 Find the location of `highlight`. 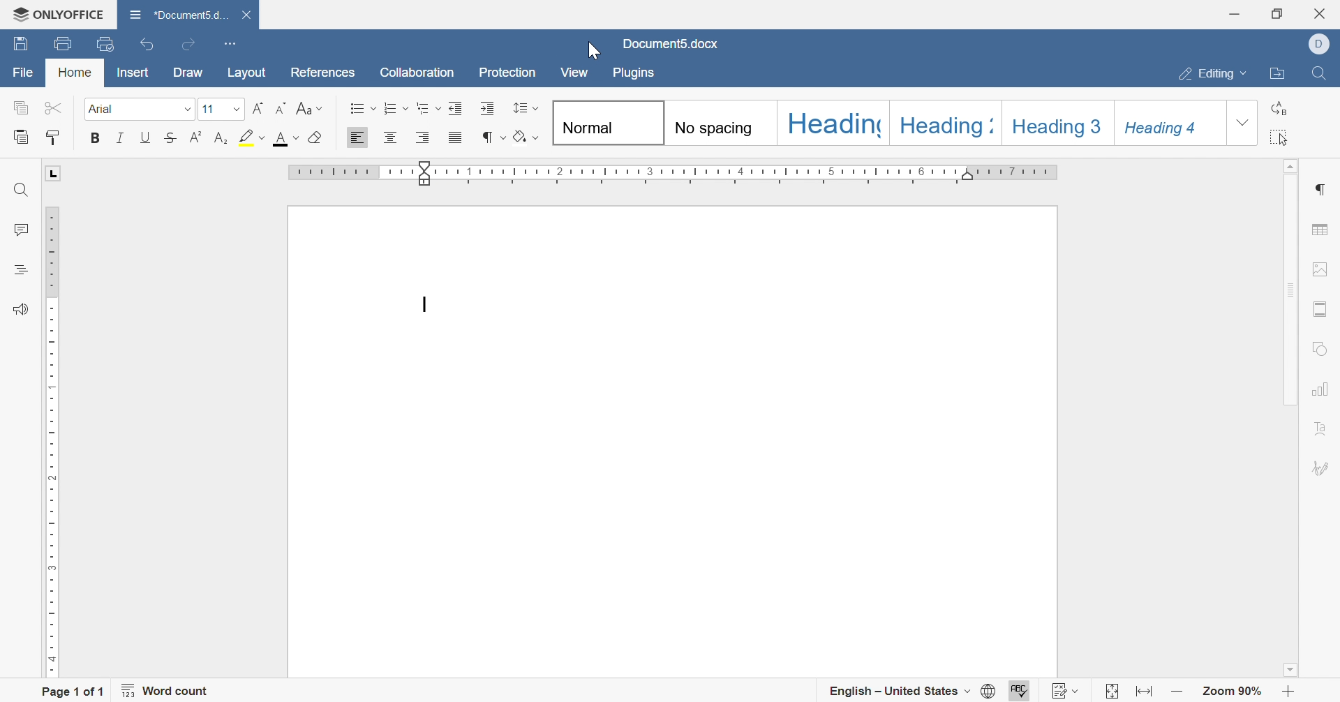

highlight is located at coordinates (252, 137).